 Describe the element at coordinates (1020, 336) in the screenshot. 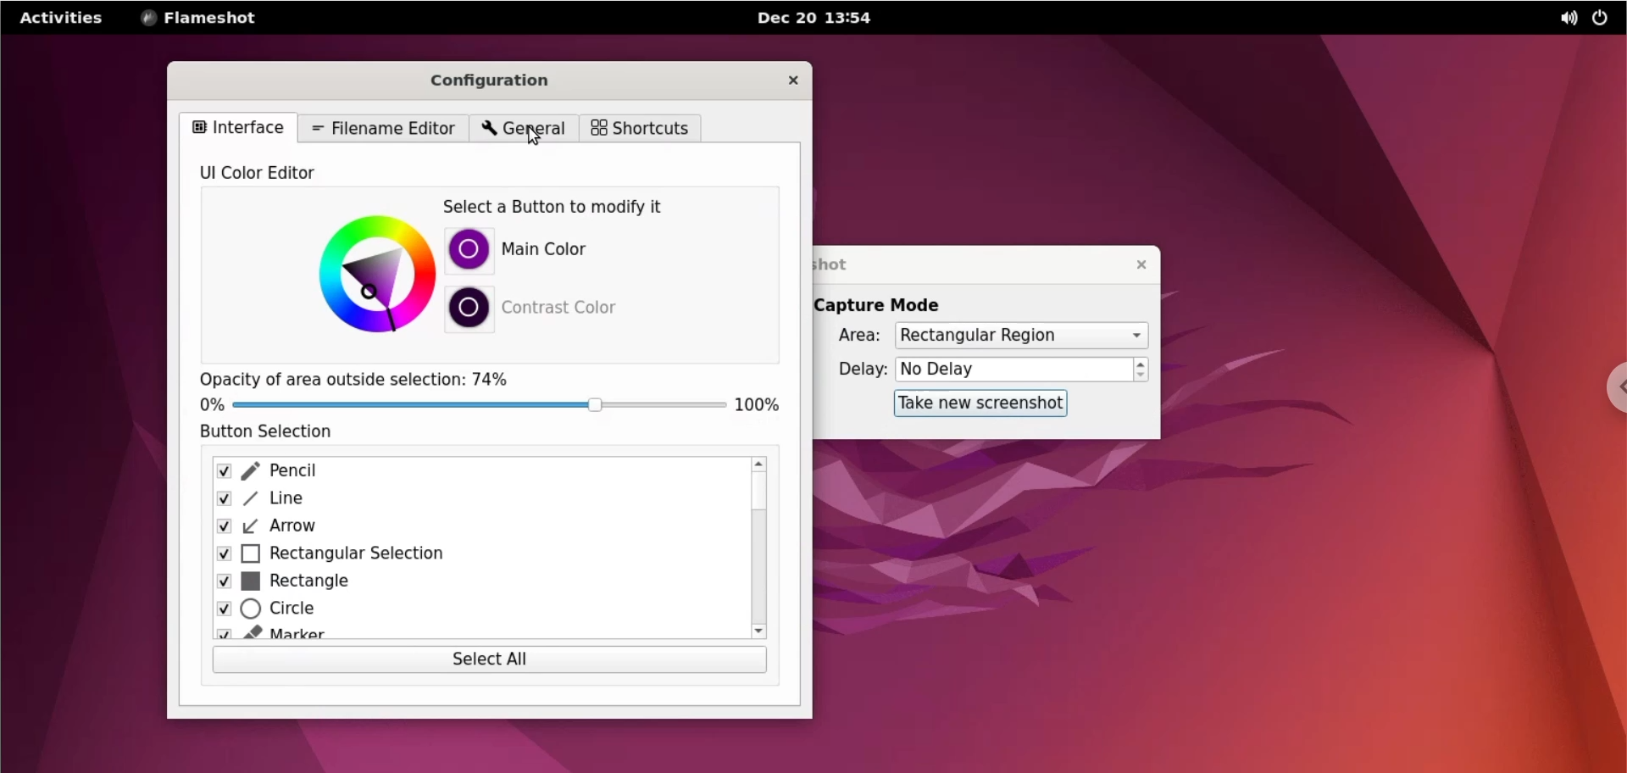

I see `capture mode area options` at that location.